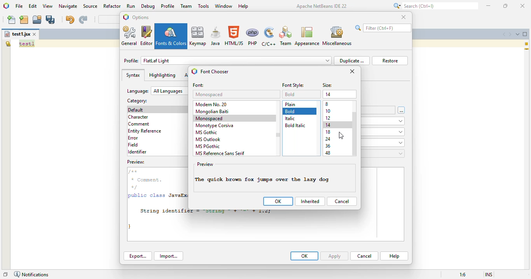  I want to click on bold italic, so click(295, 126).